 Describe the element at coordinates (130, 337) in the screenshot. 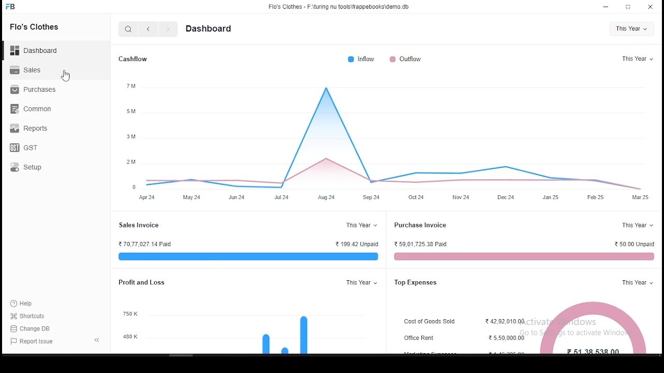

I see `480k` at that location.